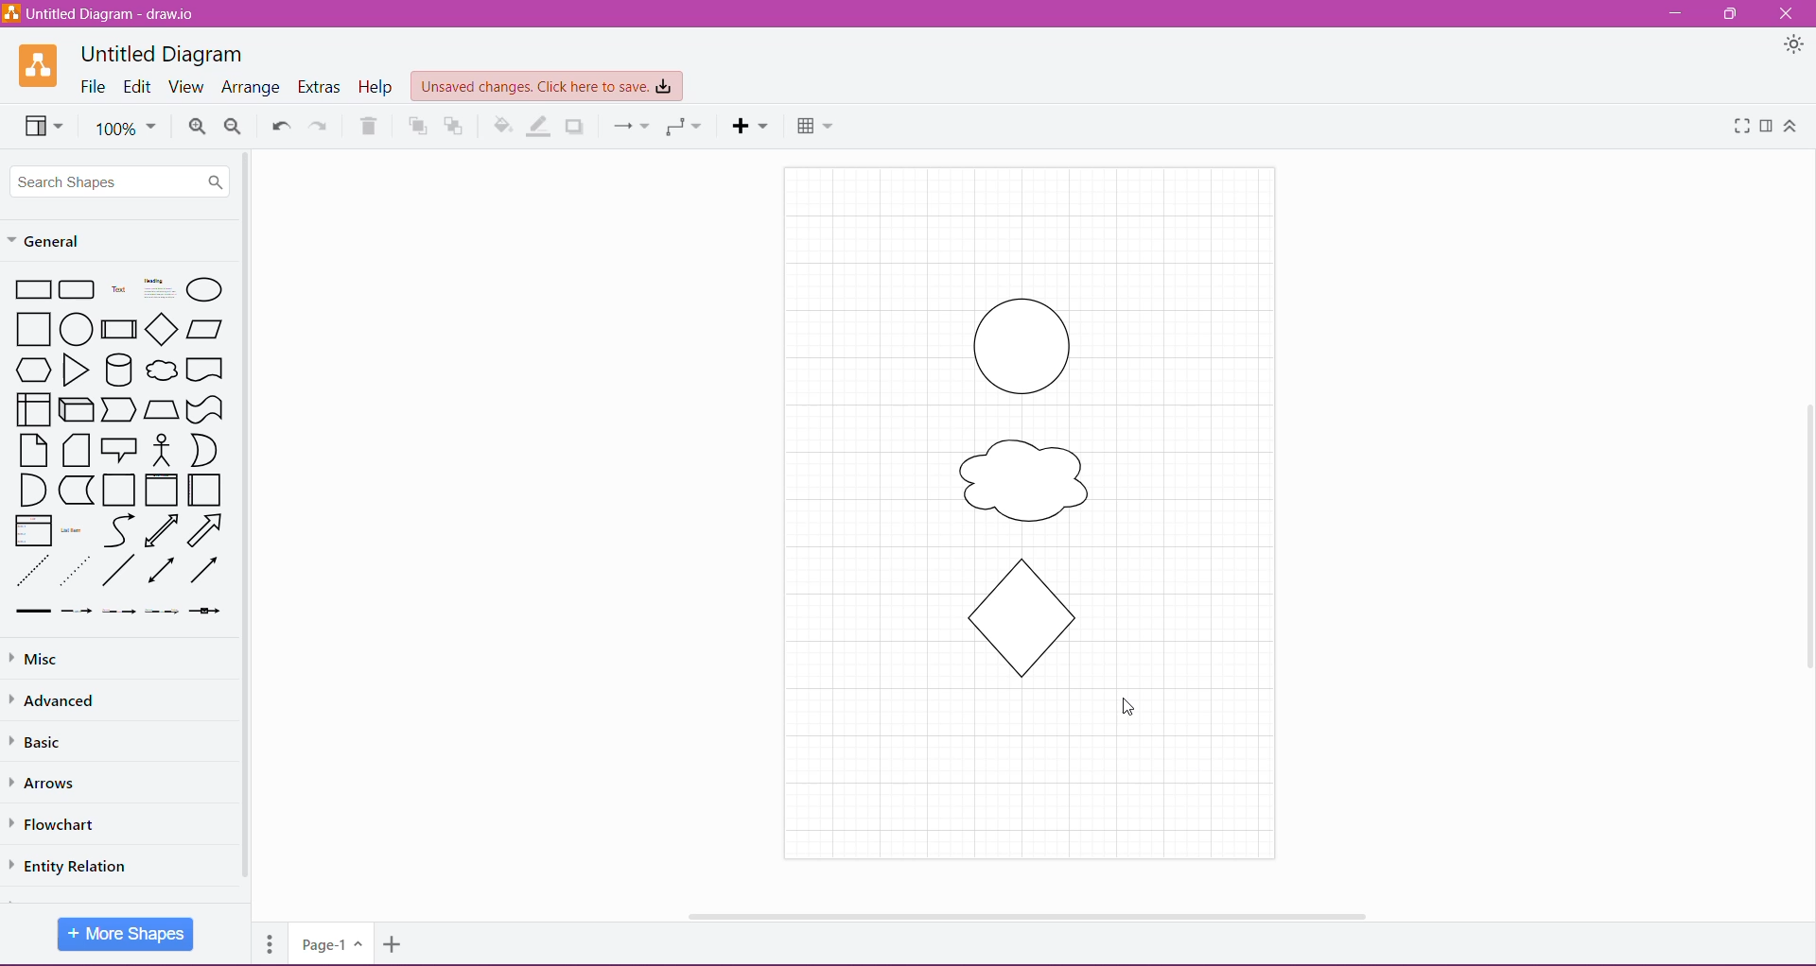 The width and height of the screenshot is (1816, 966). What do you see at coordinates (377, 87) in the screenshot?
I see `Help` at bounding box center [377, 87].